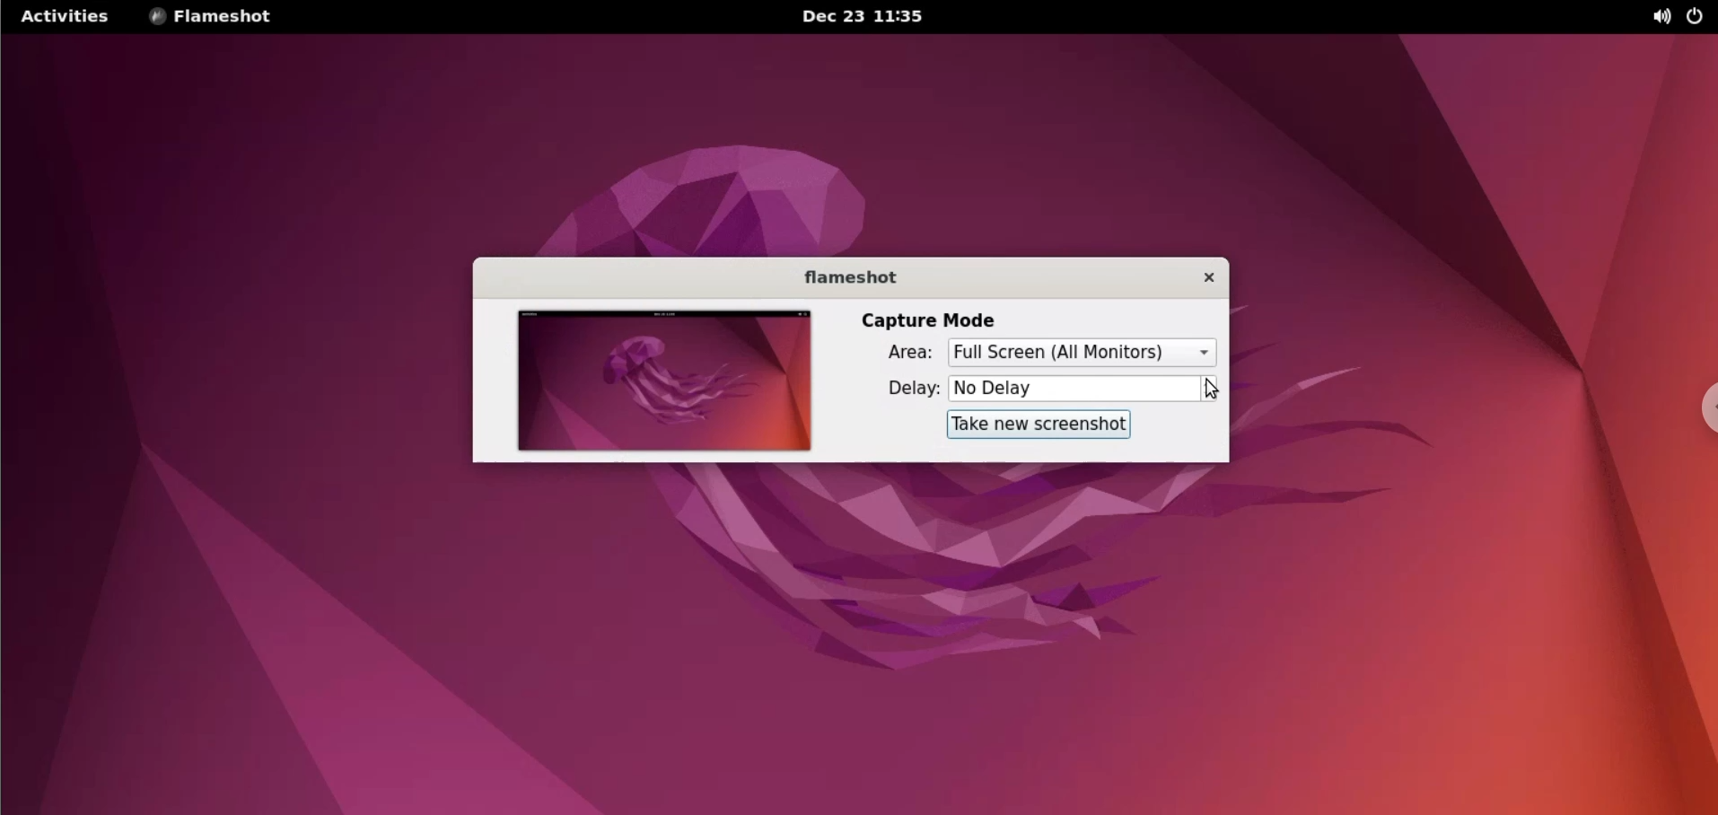  Describe the element at coordinates (850, 276) in the screenshot. I see `flameshot` at that location.